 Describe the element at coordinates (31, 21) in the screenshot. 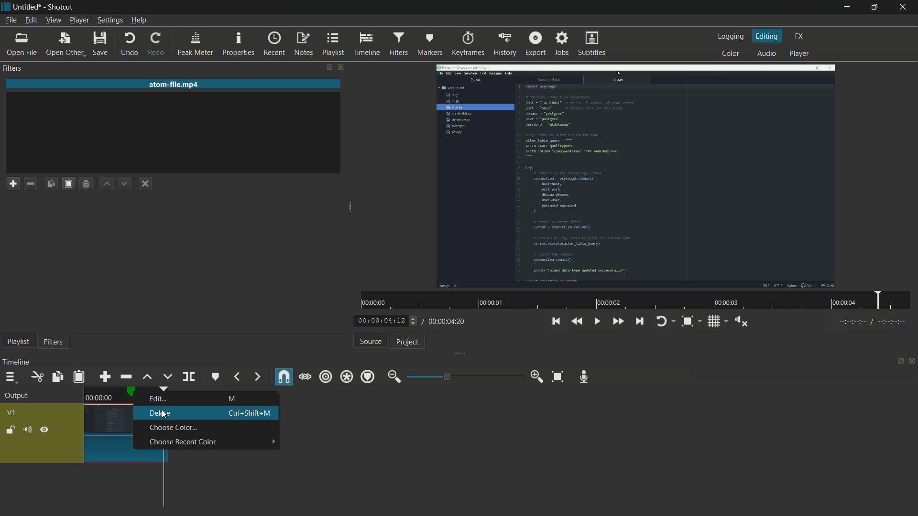

I see `edit menu` at that location.